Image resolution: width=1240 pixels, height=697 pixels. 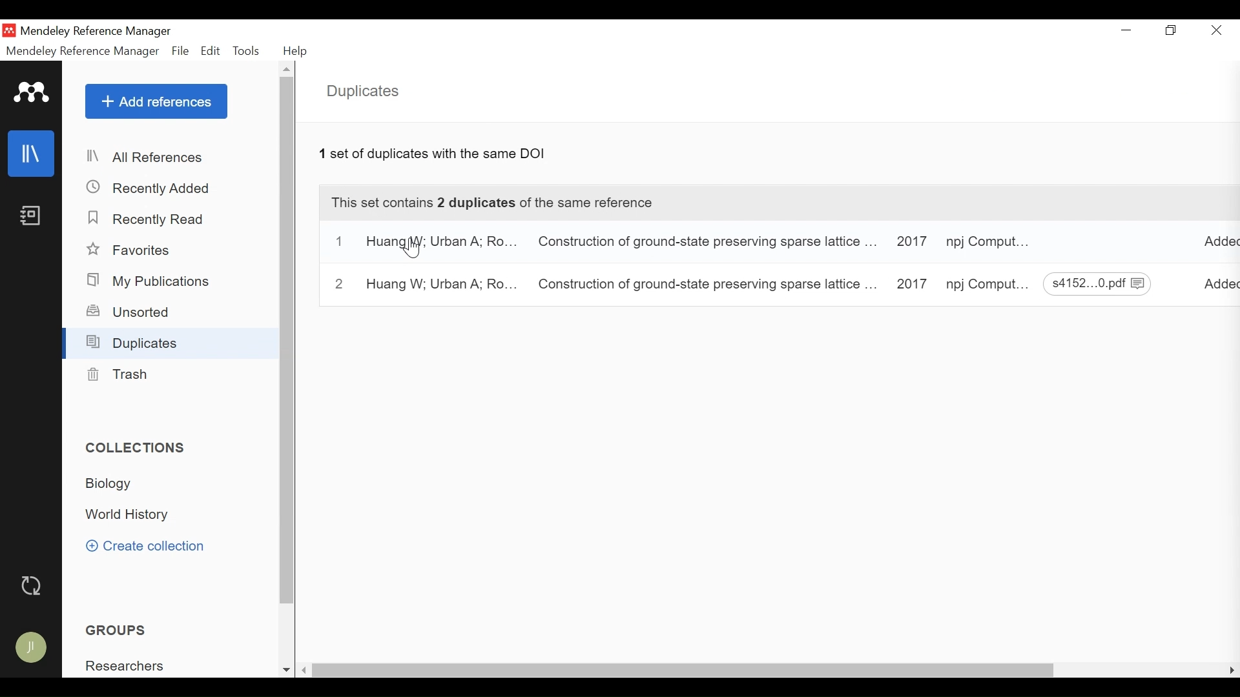 What do you see at coordinates (1173, 31) in the screenshot?
I see `Restore` at bounding box center [1173, 31].